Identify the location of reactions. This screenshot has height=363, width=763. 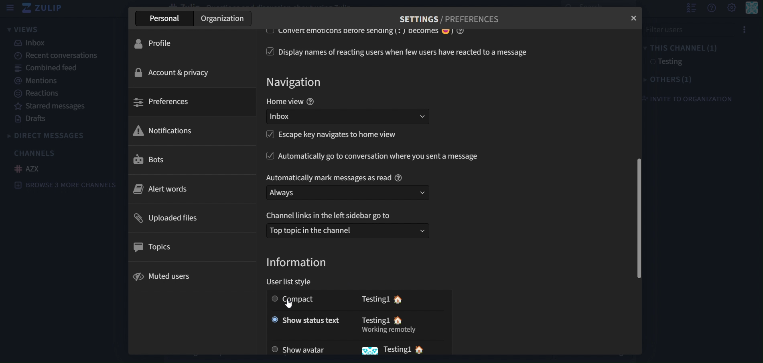
(43, 94).